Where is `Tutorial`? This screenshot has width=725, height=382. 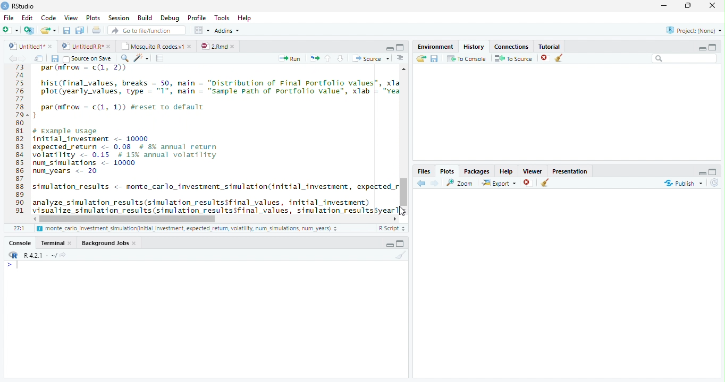 Tutorial is located at coordinates (547, 45).